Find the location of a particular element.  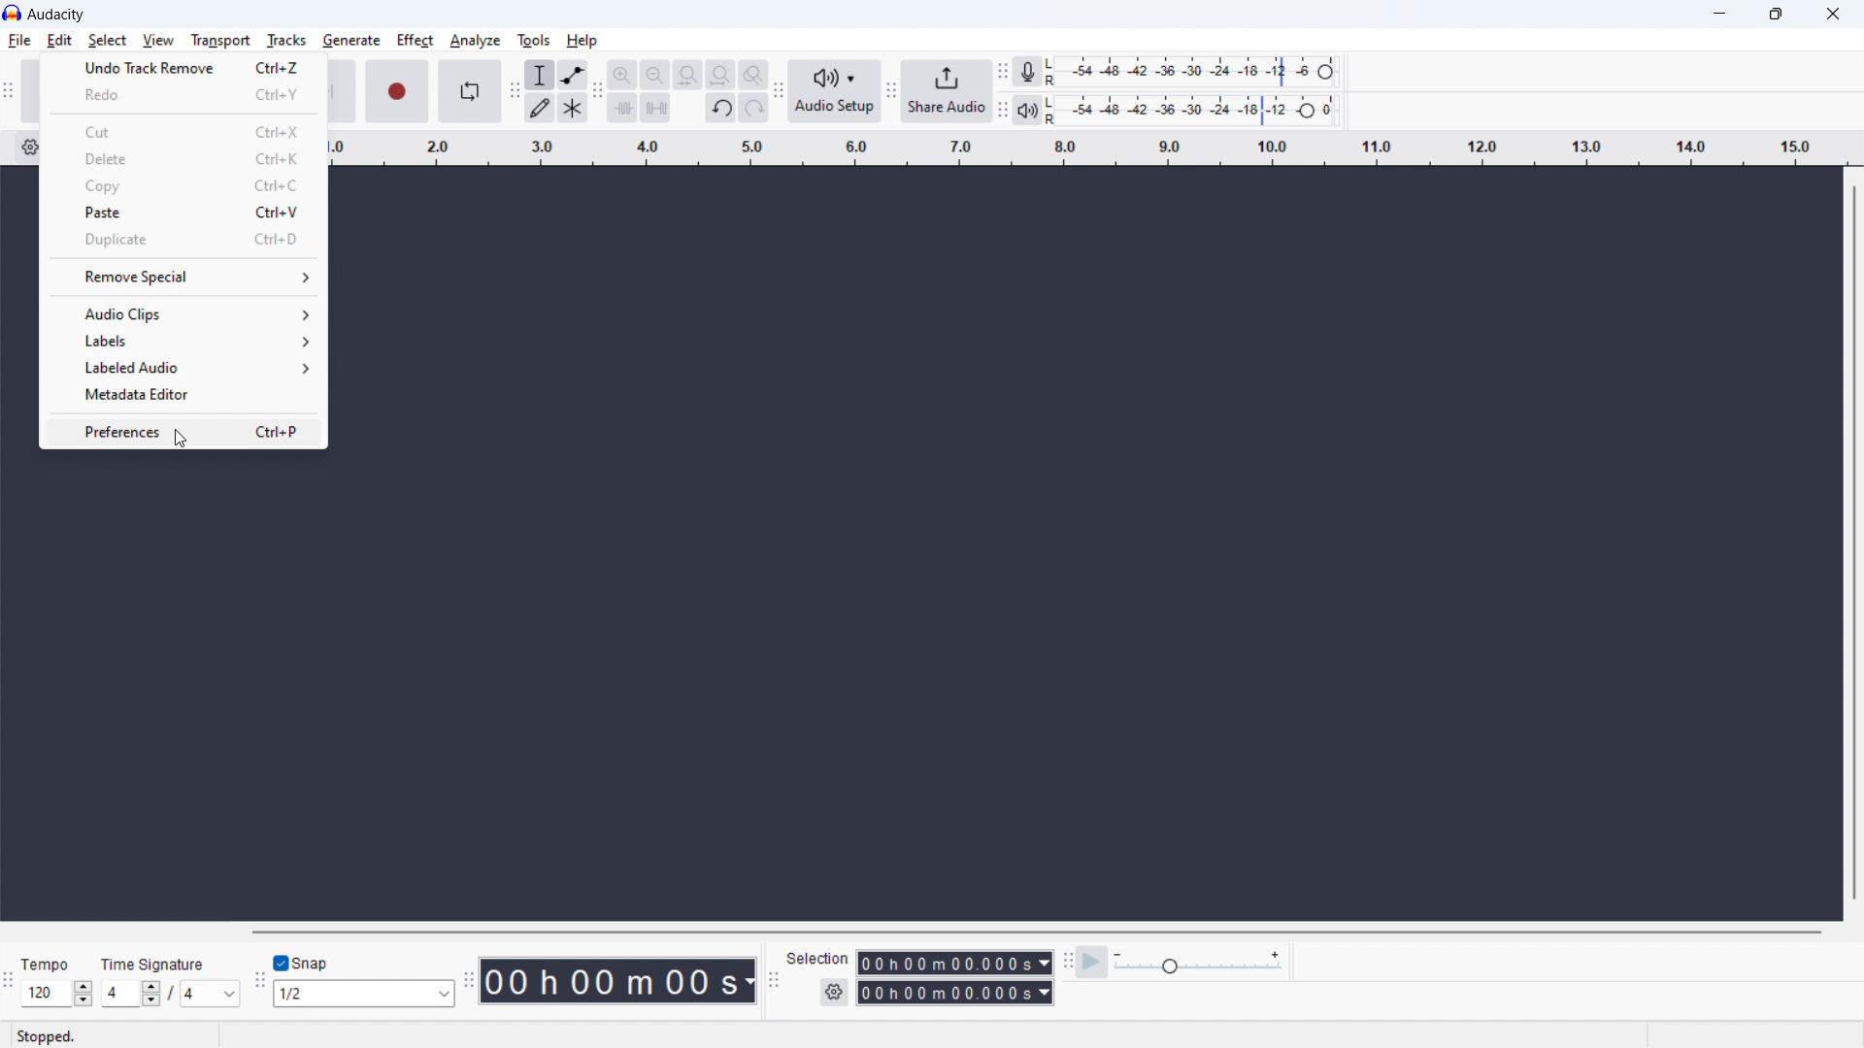

tracks is located at coordinates (287, 40).